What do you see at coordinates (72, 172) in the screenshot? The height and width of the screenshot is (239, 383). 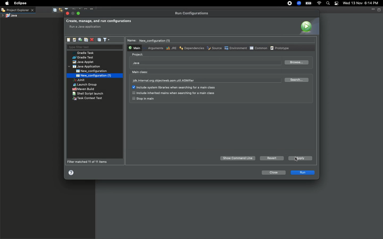 I see `Help` at bounding box center [72, 172].